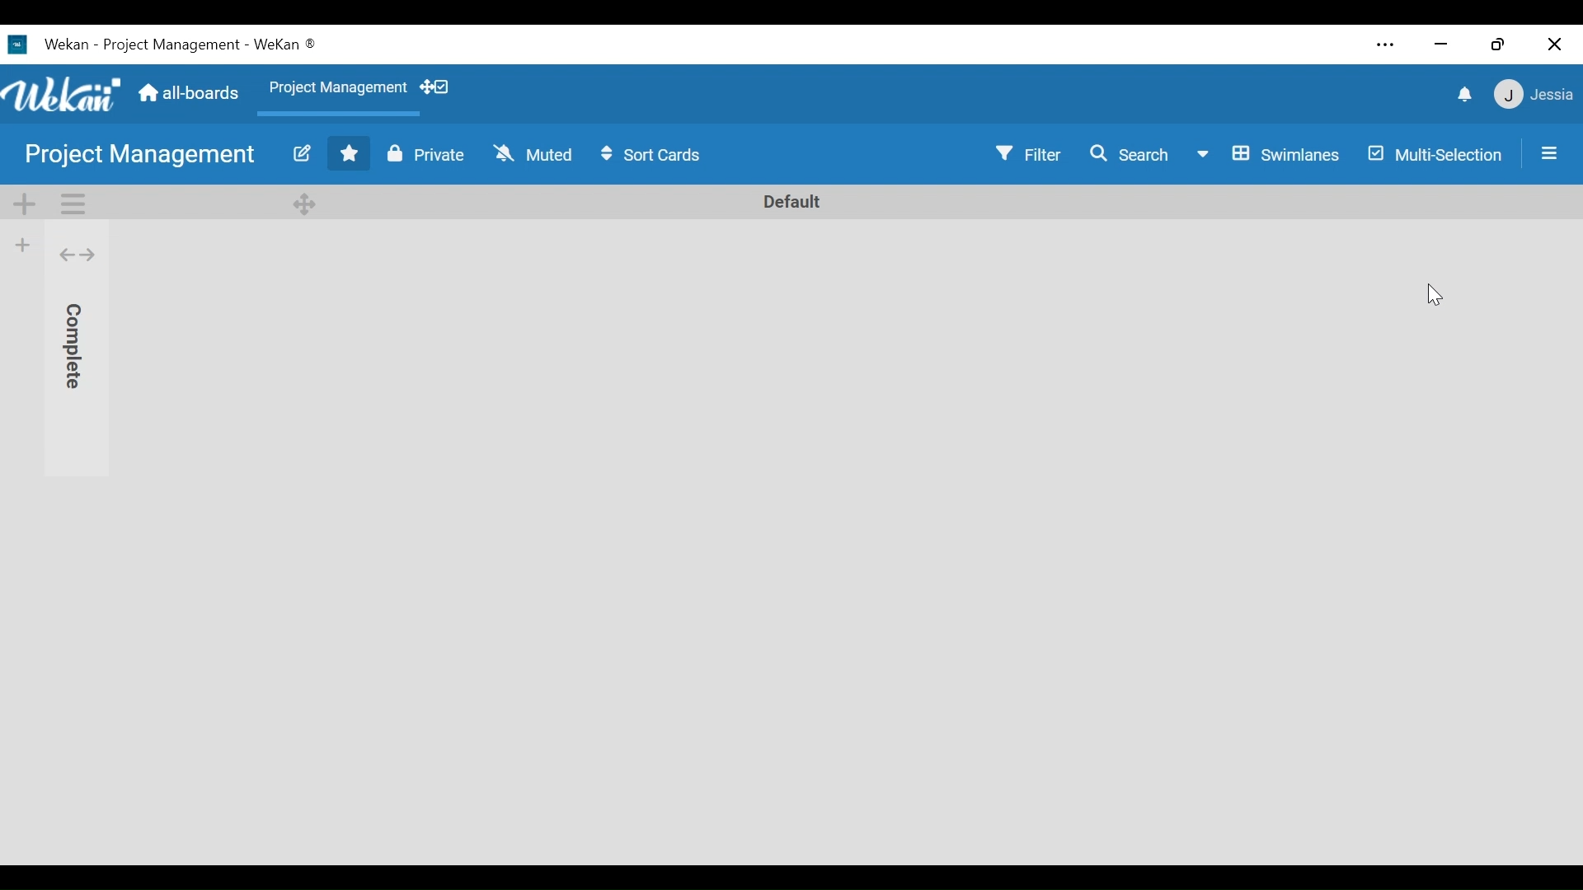  What do you see at coordinates (427, 152) in the screenshot?
I see `Private` at bounding box center [427, 152].